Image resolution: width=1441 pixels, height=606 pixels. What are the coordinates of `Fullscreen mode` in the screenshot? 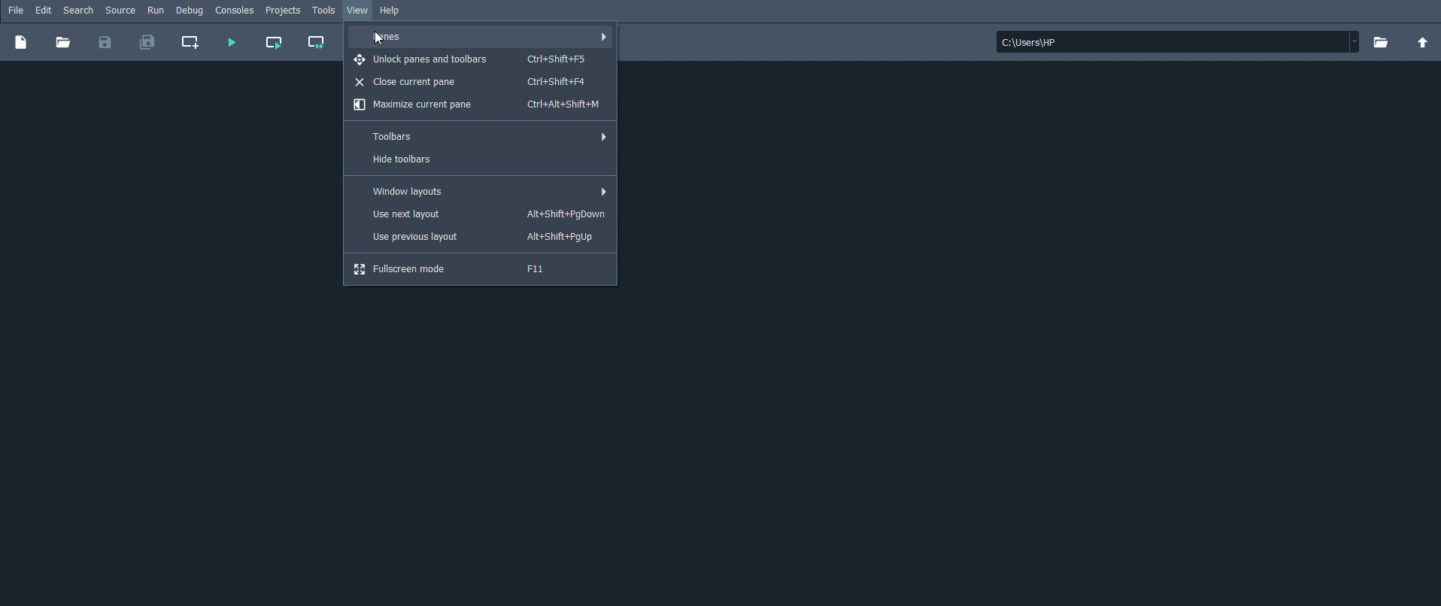 It's located at (481, 270).